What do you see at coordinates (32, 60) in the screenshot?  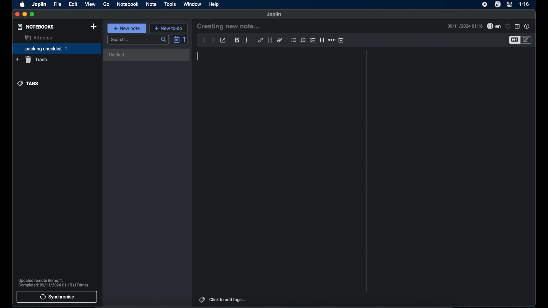 I see `trash` at bounding box center [32, 60].